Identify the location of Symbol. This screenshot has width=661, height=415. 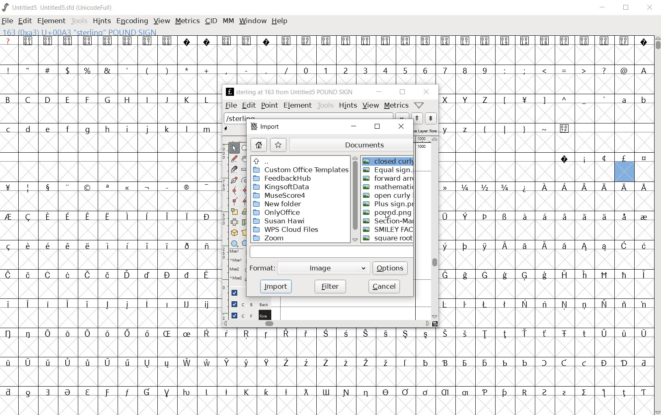
(68, 276).